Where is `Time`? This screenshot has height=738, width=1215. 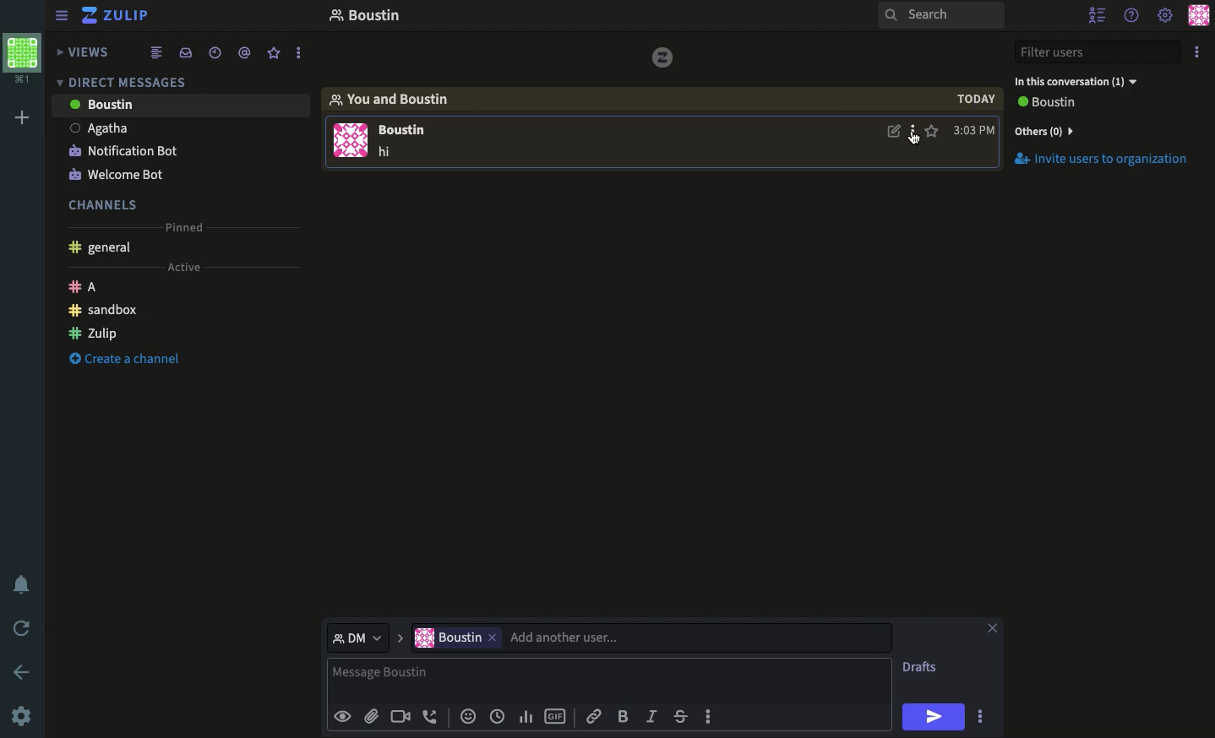
Time is located at coordinates (498, 716).